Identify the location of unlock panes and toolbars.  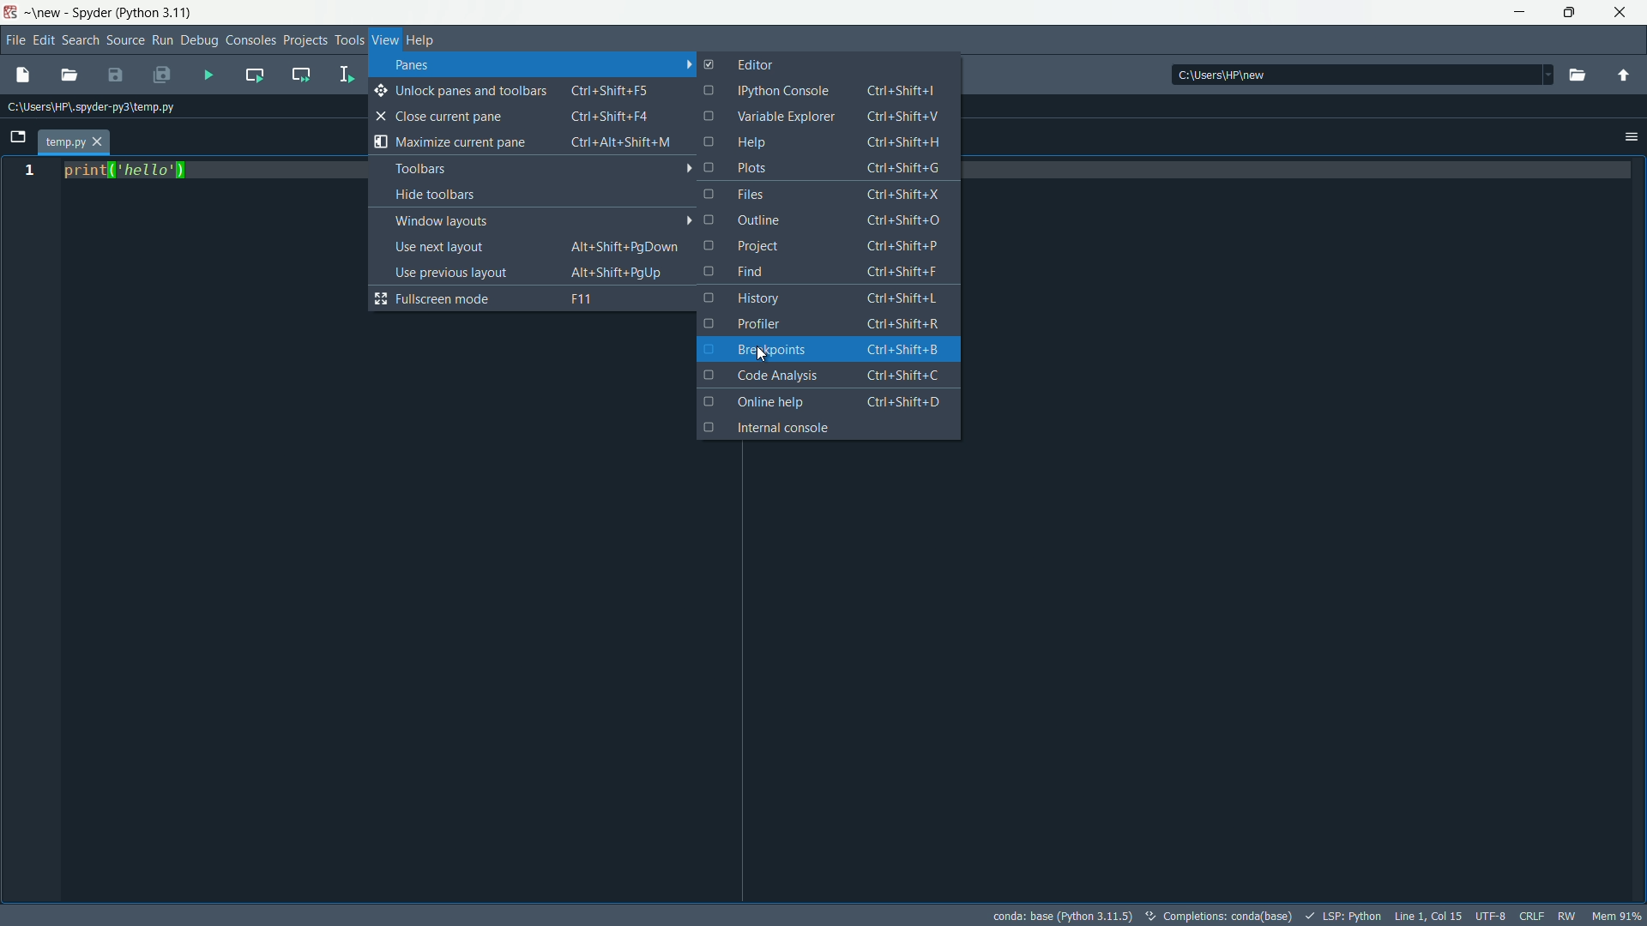
(528, 90).